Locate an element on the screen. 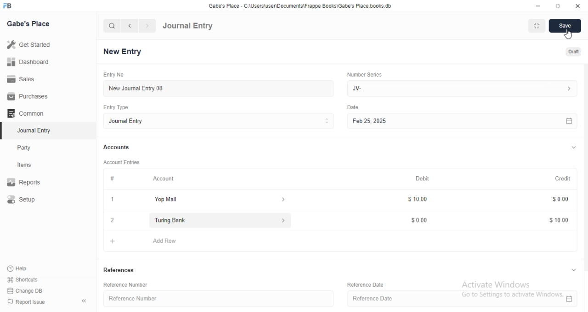  Dashboard is located at coordinates (28, 63).